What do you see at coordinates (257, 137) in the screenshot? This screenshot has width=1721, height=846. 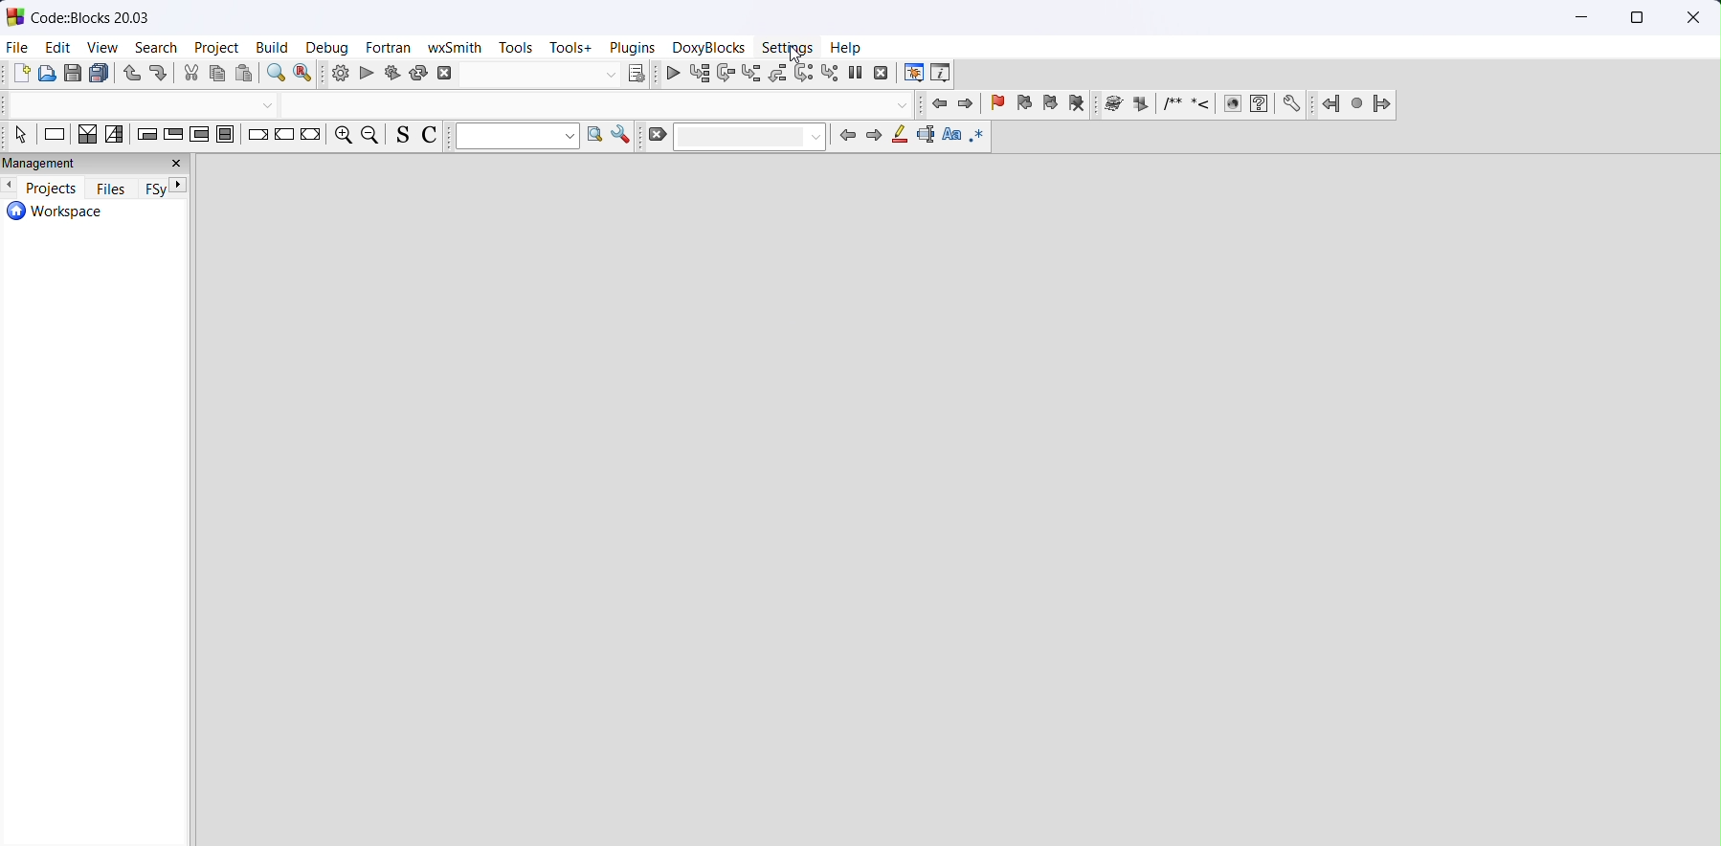 I see `break instruction ` at bounding box center [257, 137].